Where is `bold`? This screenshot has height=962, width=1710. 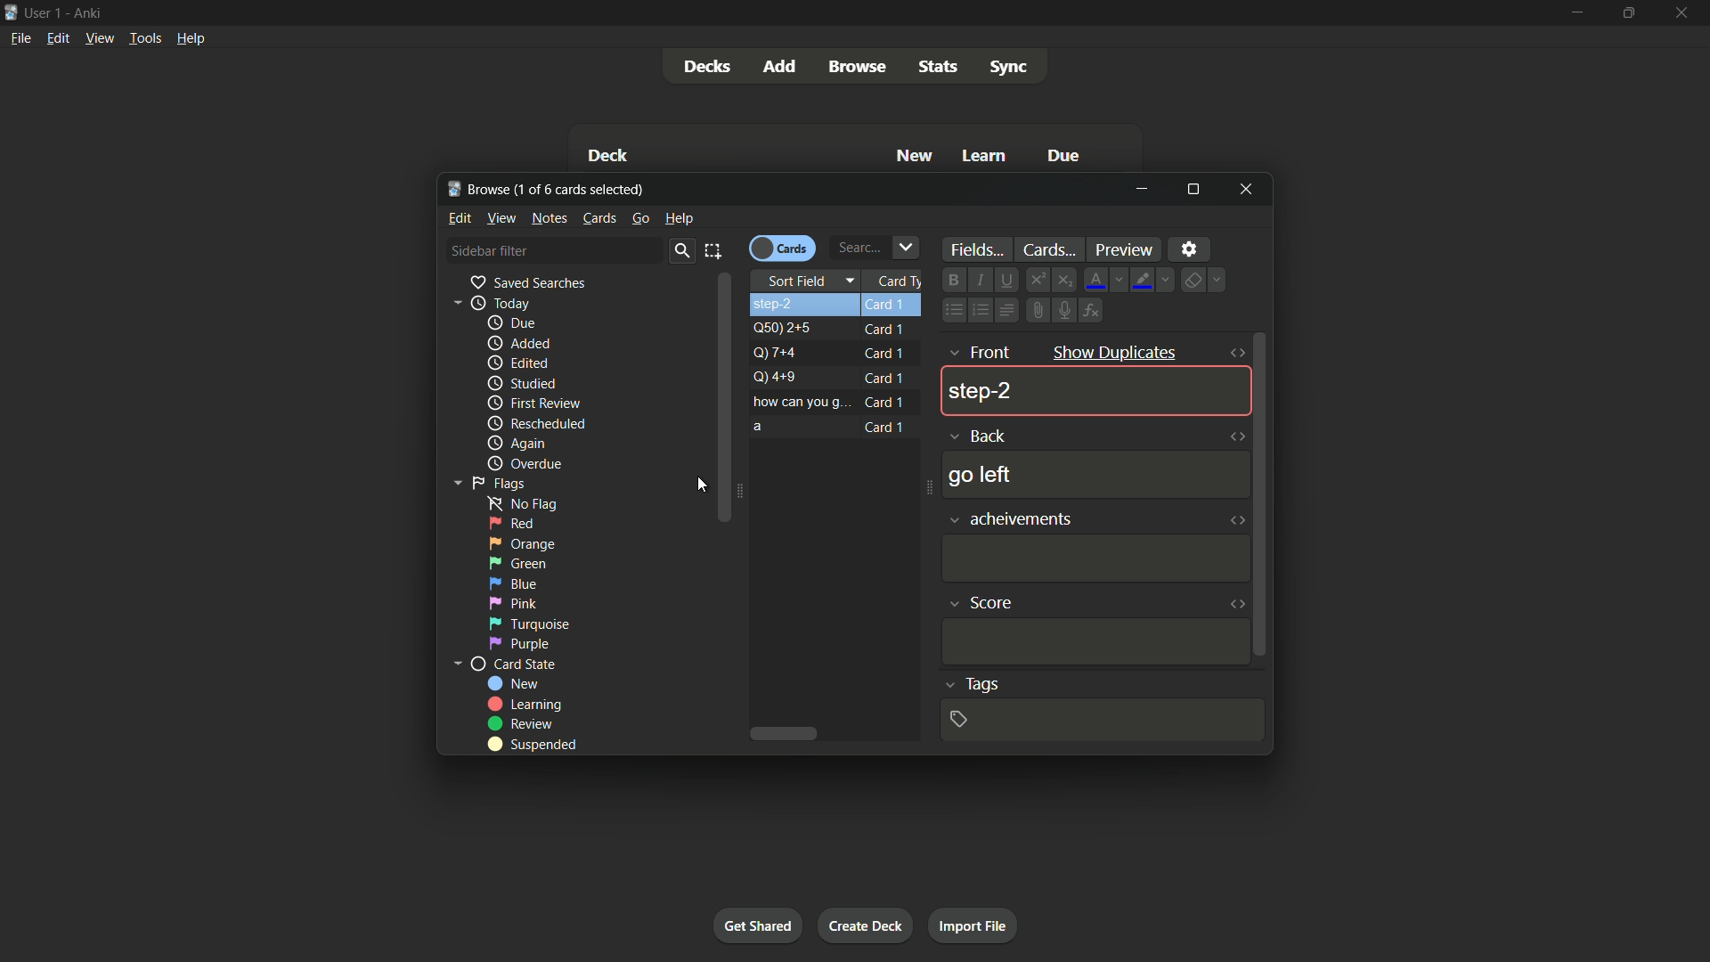
bold is located at coordinates (952, 281).